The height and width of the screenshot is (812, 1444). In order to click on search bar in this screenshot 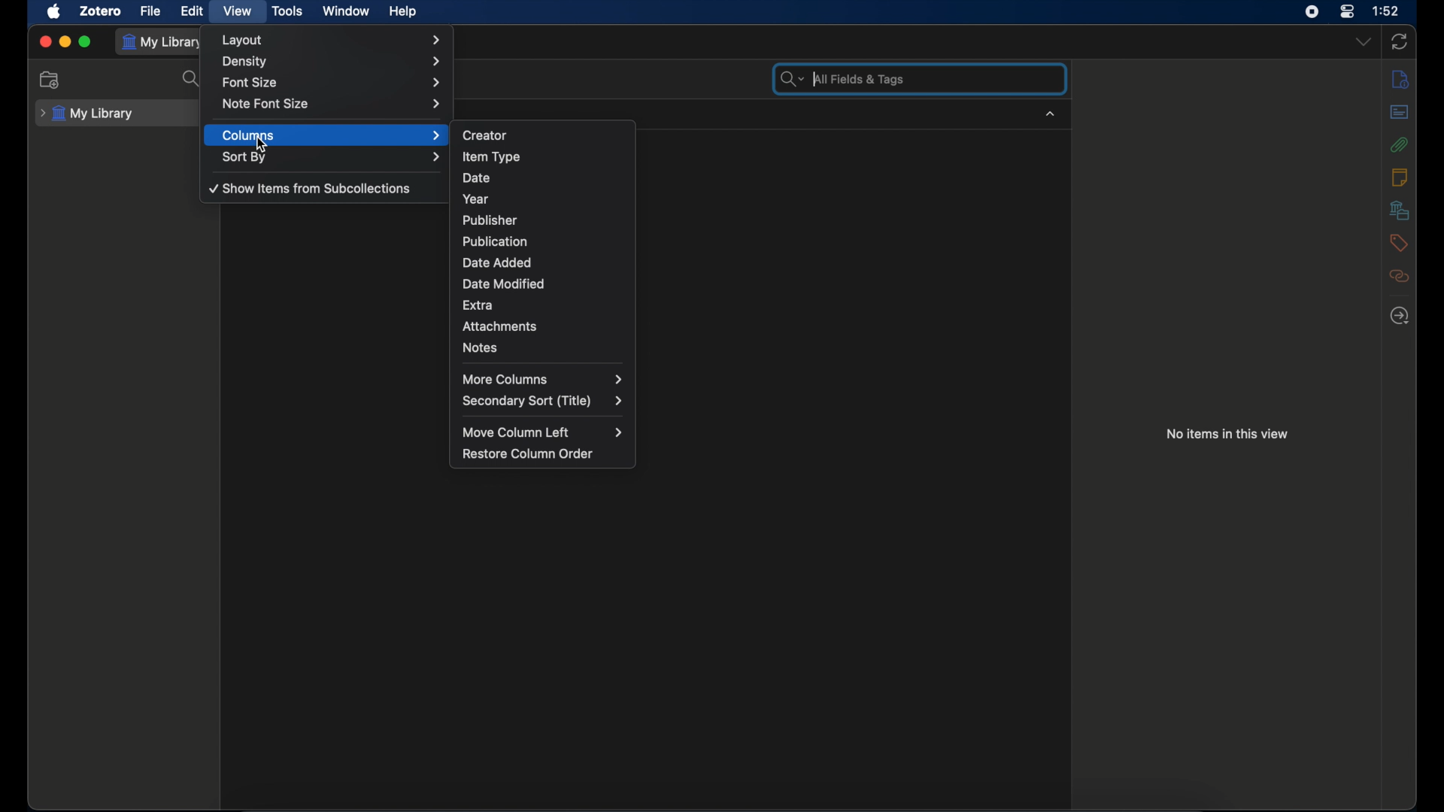, I will do `click(845, 79)`.